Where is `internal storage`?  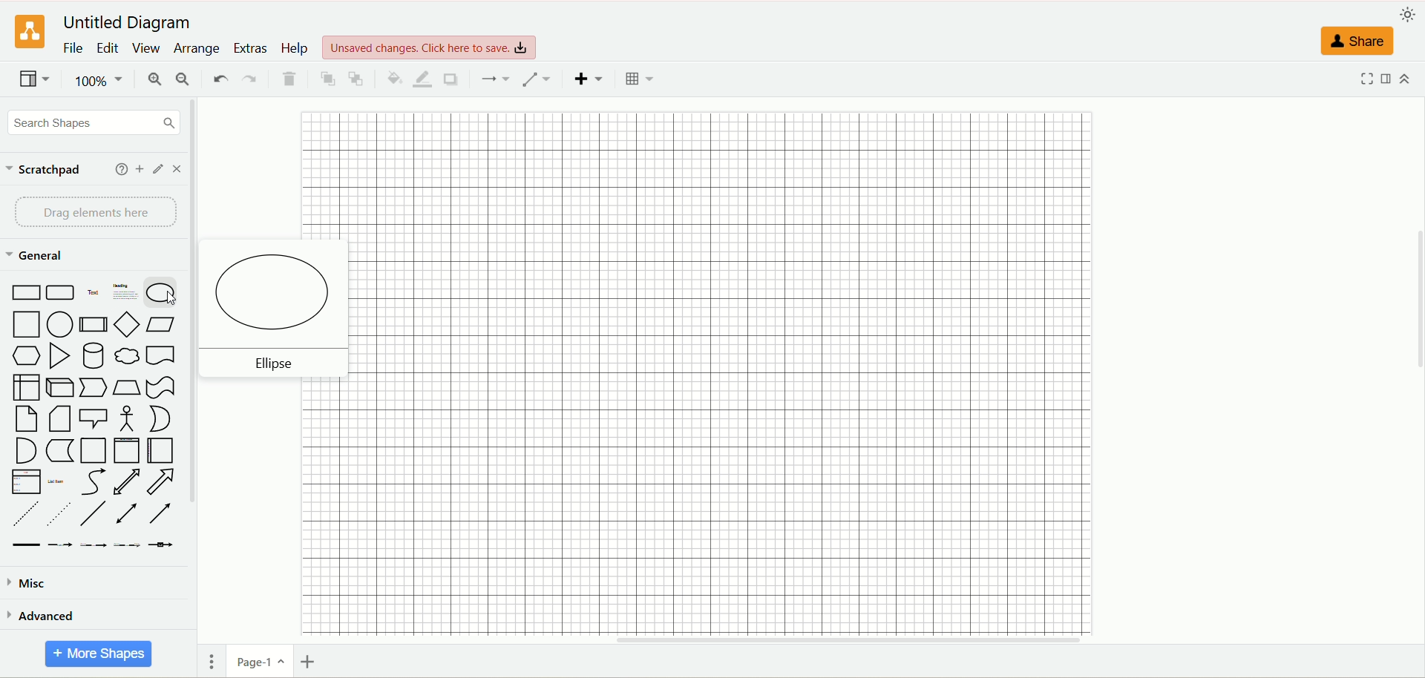
internal storage is located at coordinates (26, 387).